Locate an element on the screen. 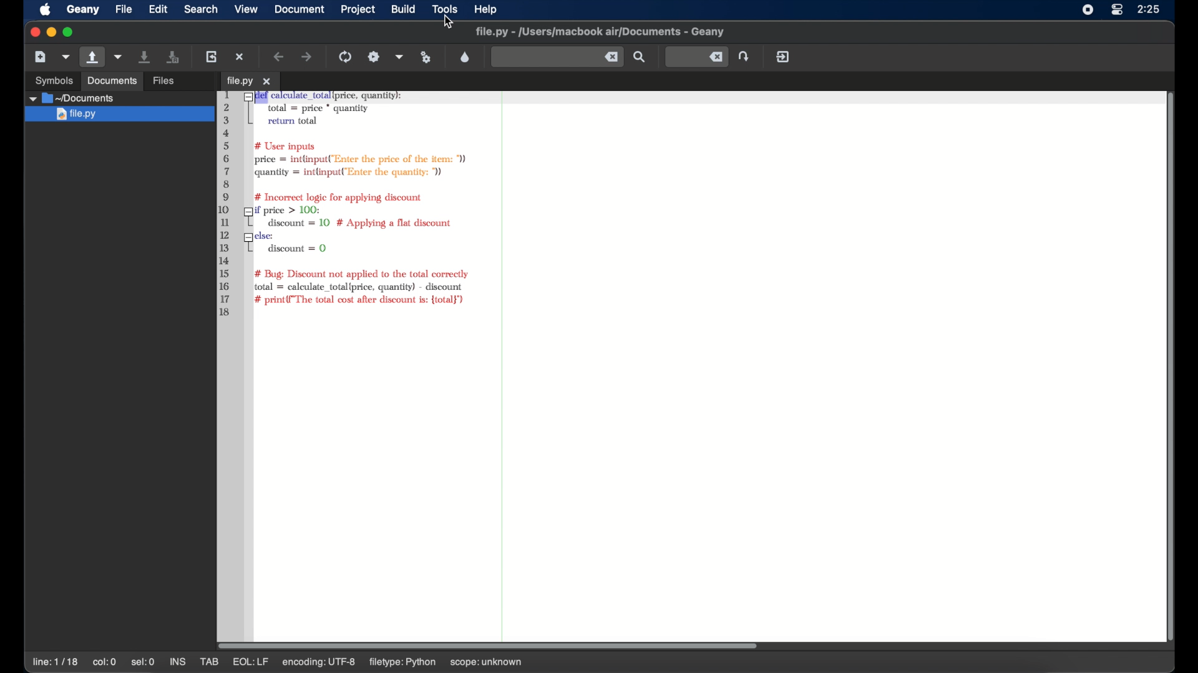 Image resolution: width=1198 pixels, height=673 pixels. ins is located at coordinates (178, 662).